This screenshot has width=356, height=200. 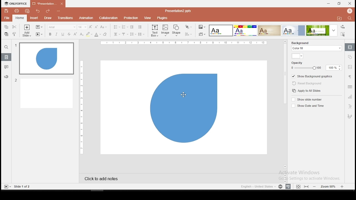 I want to click on collaboration, so click(x=108, y=18).